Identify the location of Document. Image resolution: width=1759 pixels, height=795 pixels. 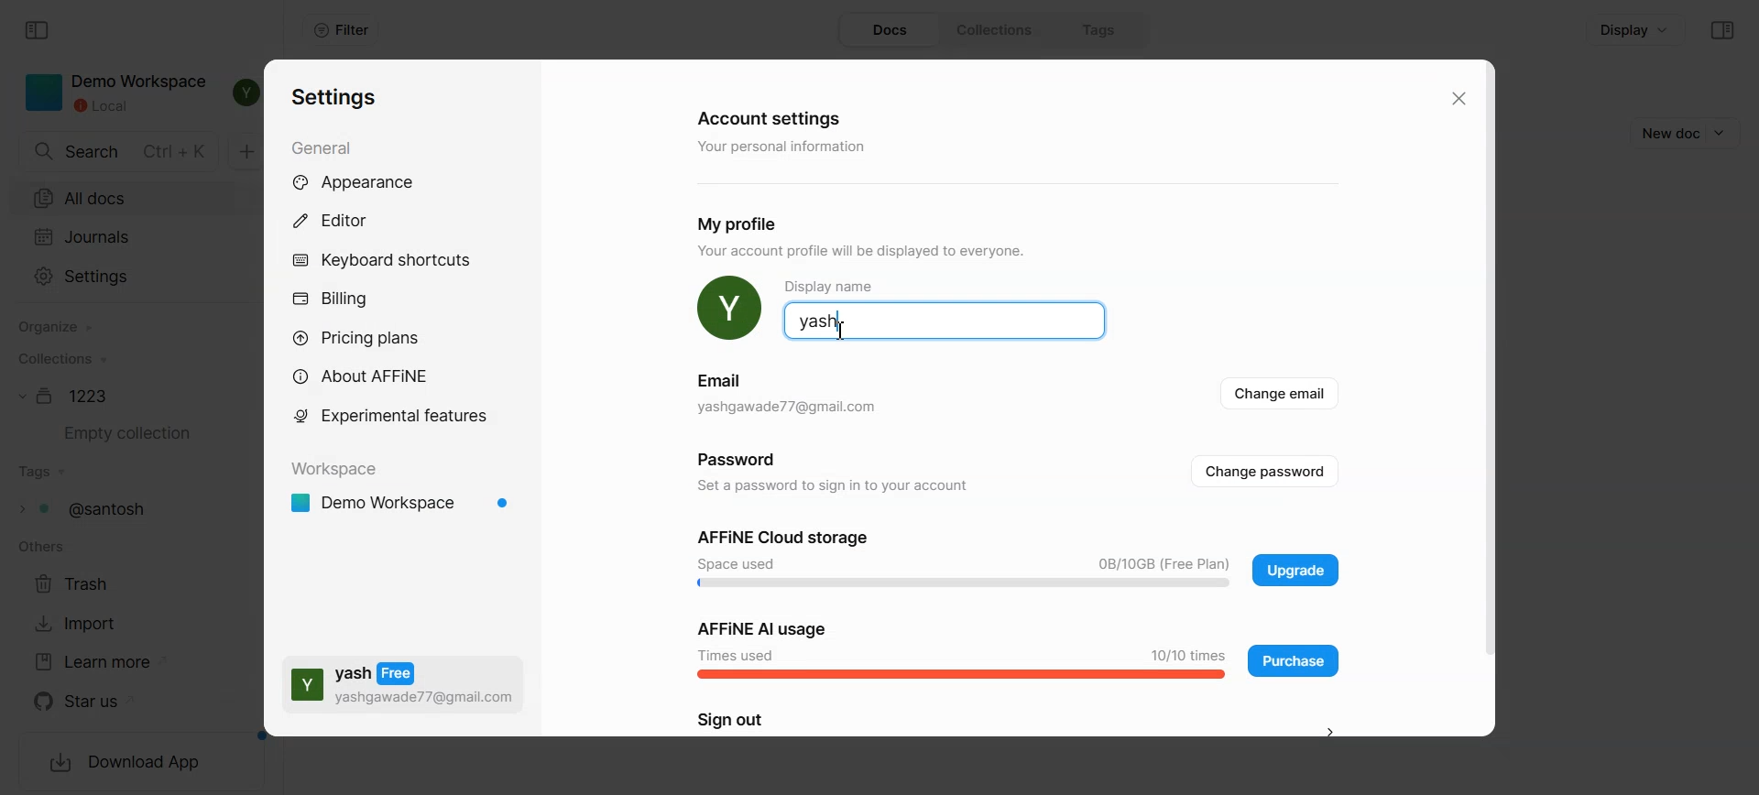
(69, 396).